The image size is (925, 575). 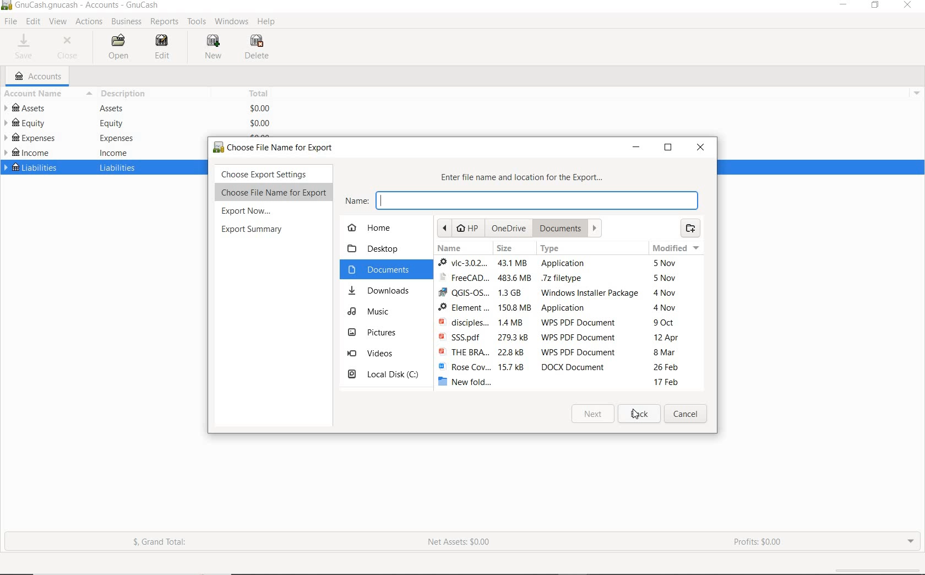 What do you see at coordinates (376, 230) in the screenshot?
I see `home` at bounding box center [376, 230].